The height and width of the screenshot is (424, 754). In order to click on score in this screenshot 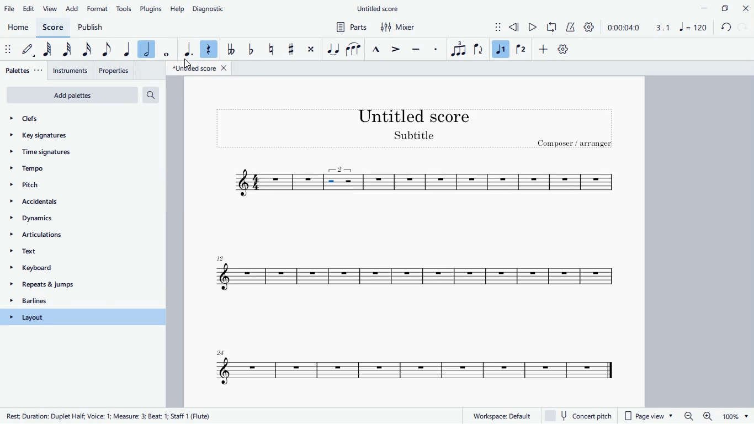, I will do `click(406, 369)`.